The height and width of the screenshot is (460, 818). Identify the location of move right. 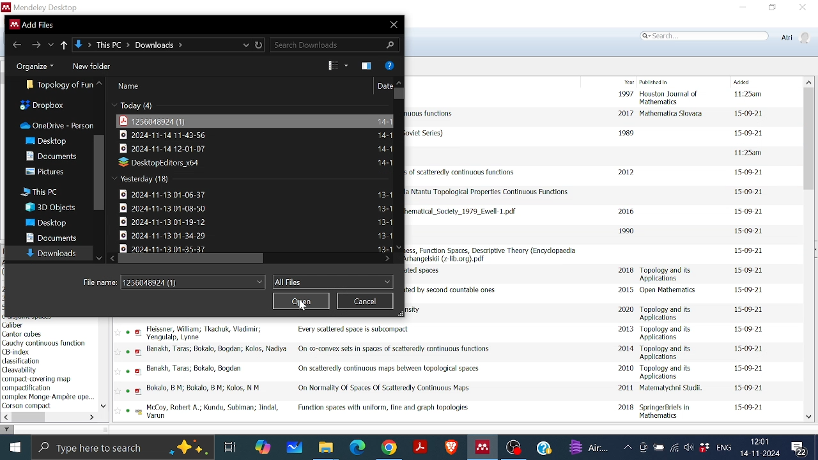
(91, 418).